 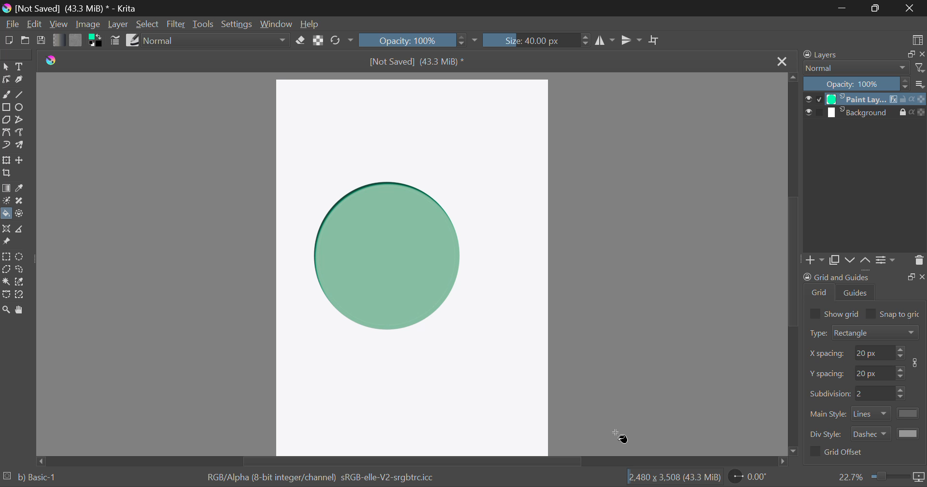 What do you see at coordinates (672, 478) in the screenshot?
I see `Document Dimensions` at bounding box center [672, 478].